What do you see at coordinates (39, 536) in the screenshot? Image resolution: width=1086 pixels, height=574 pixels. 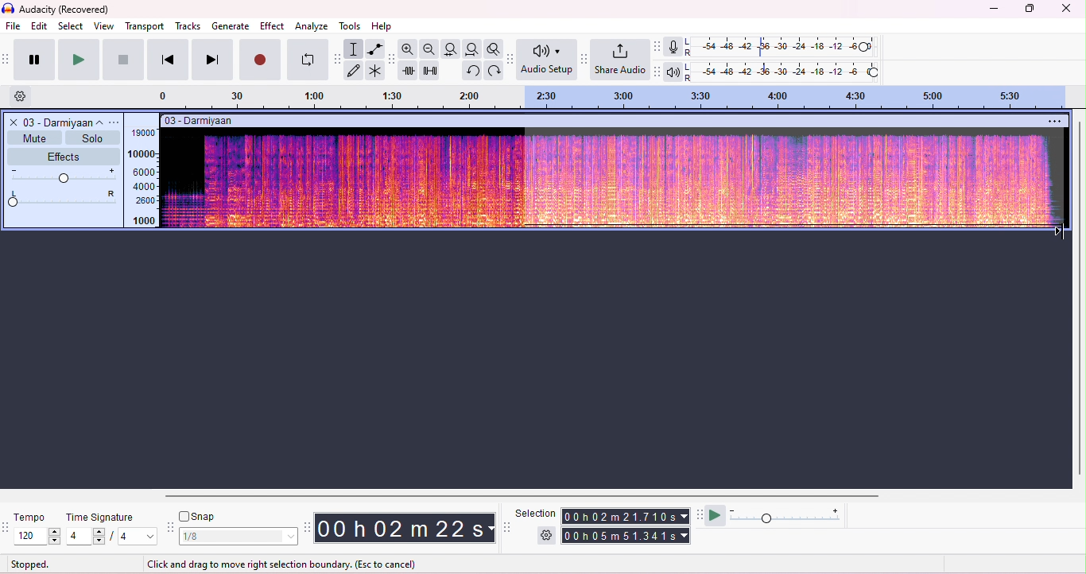 I see `tempo selection` at bounding box center [39, 536].